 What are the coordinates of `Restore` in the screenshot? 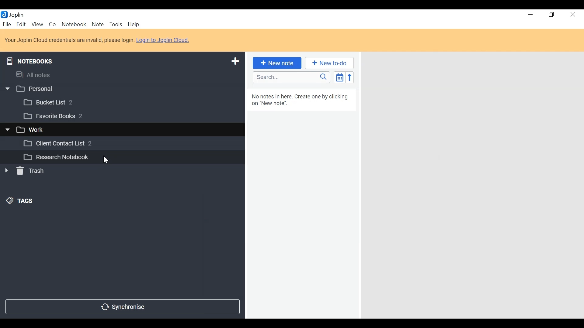 It's located at (552, 15).